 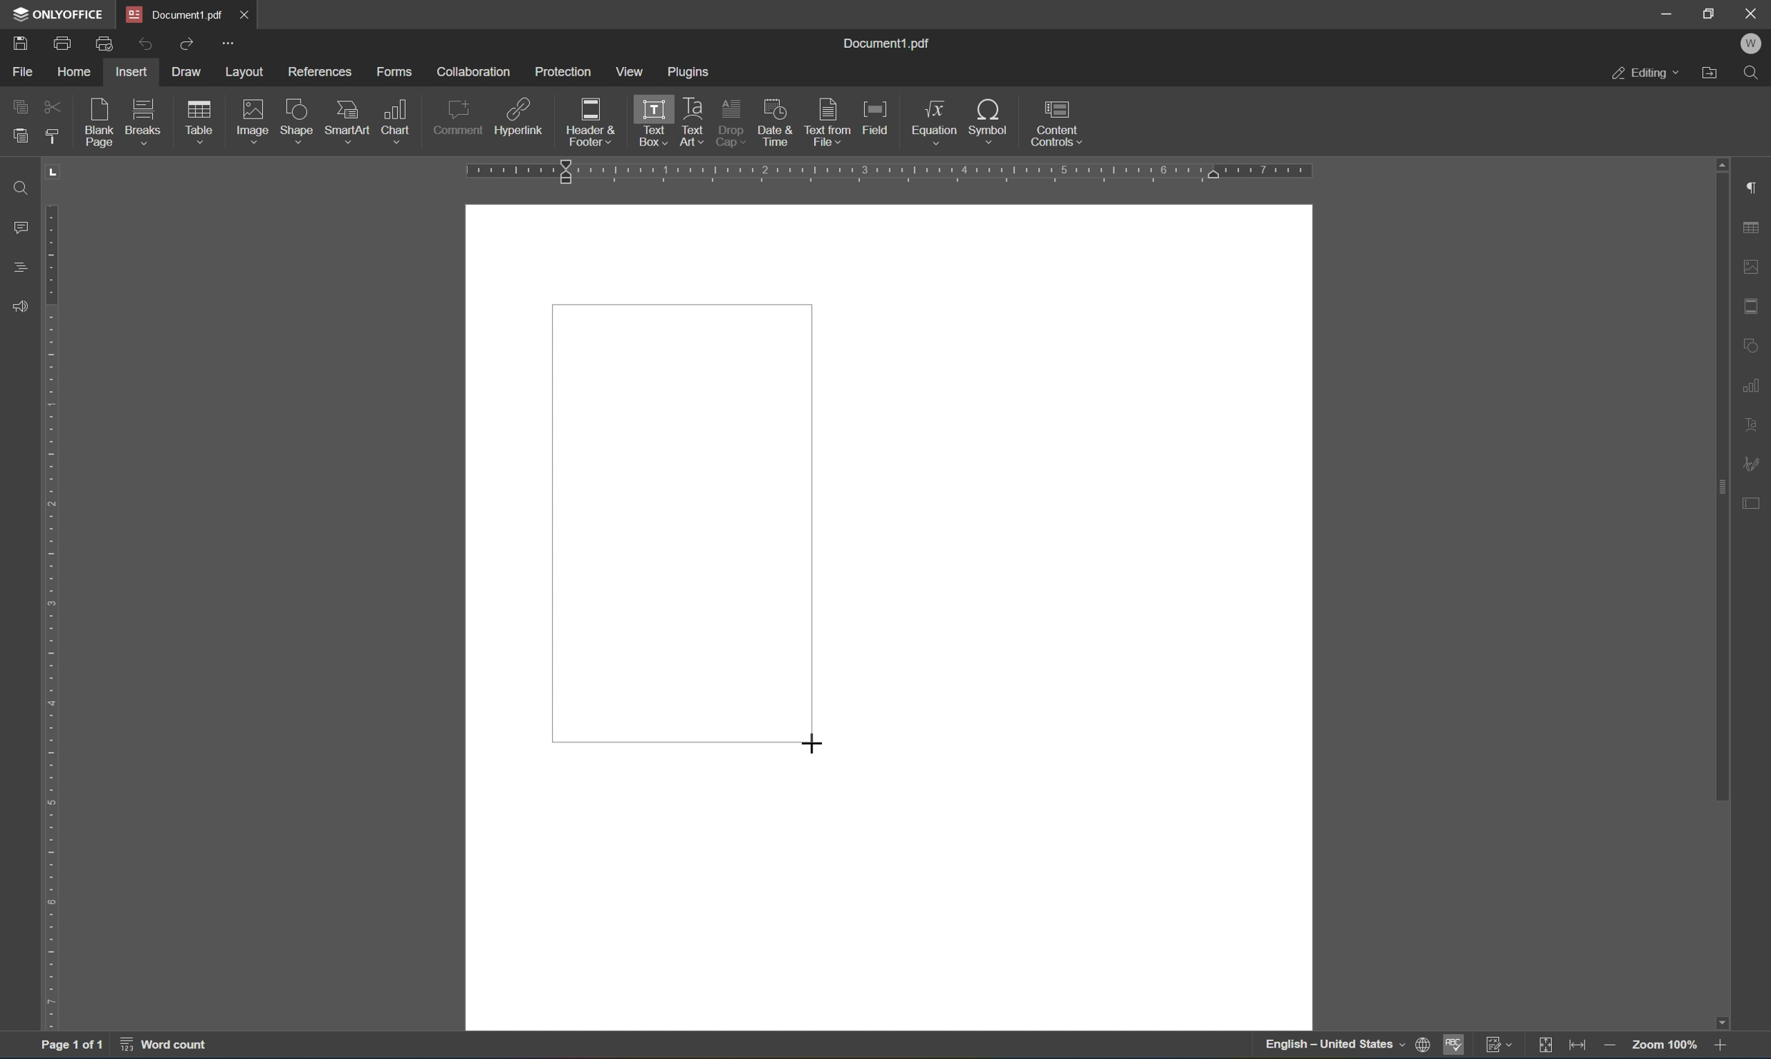 I want to click on set document language, so click(x=1425, y=1044).